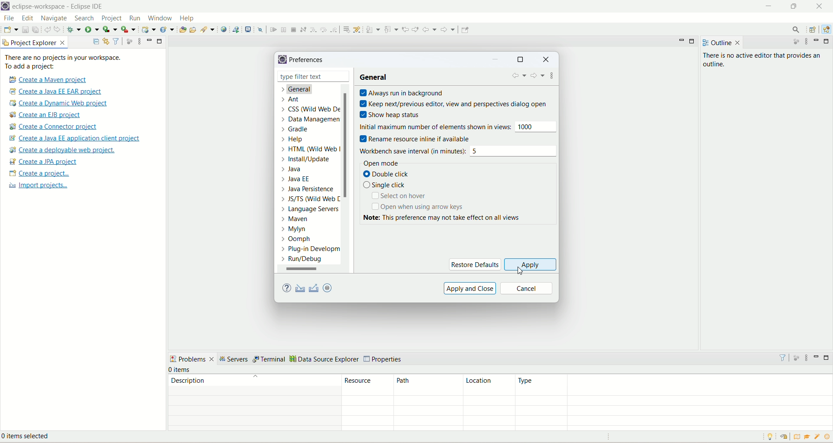 Image resolution: width=833 pixels, height=443 pixels. I want to click on launch web service, so click(236, 29).